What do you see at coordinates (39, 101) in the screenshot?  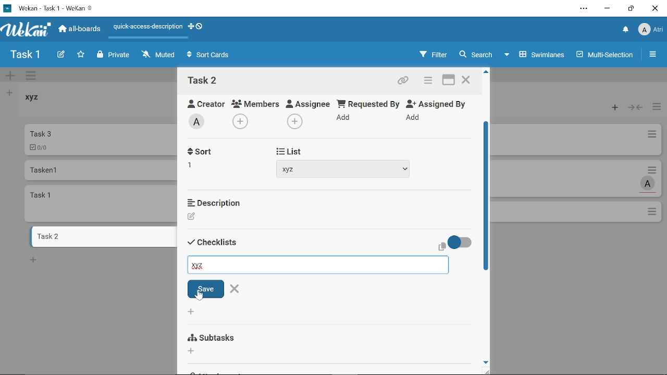 I see `List named "xyz"` at bounding box center [39, 101].